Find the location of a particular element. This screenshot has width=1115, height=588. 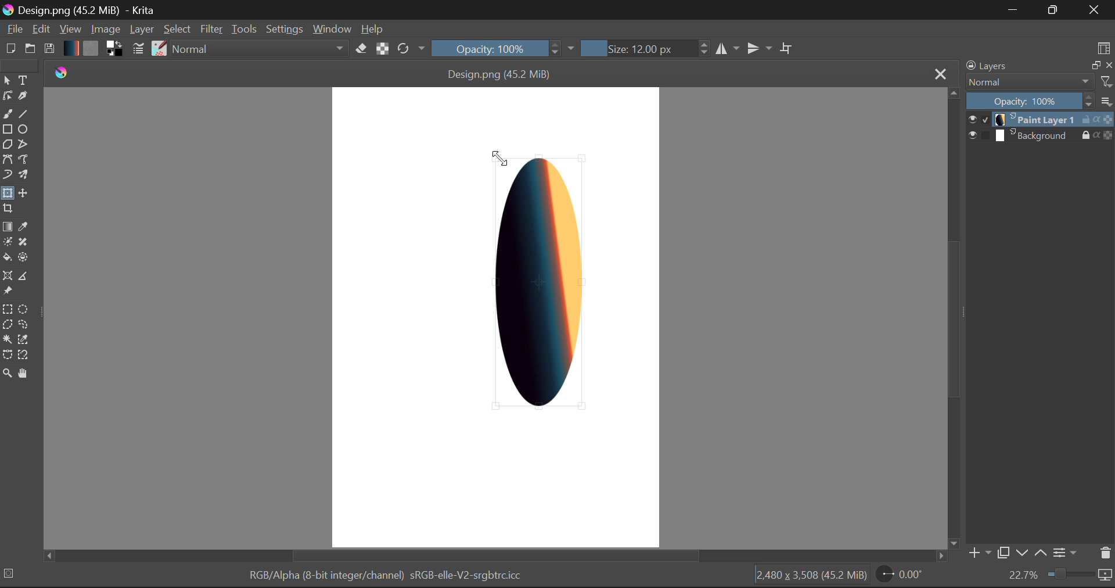

Move Layer Up/Down is located at coordinates (1031, 553).